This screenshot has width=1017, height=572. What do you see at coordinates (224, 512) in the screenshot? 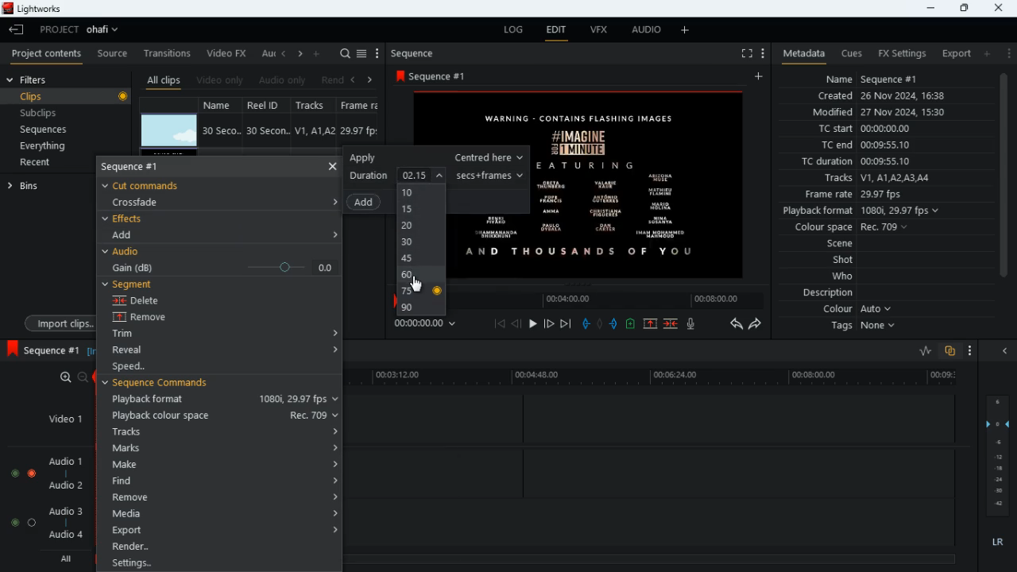
I see `media` at bounding box center [224, 512].